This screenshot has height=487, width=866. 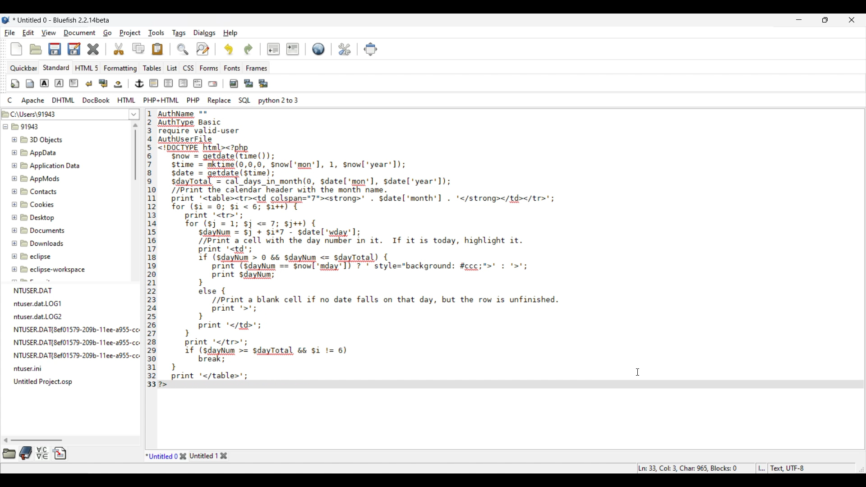 What do you see at coordinates (183, 456) in the screenshot?
I see `Close tab` at bounding box center [183, 456].